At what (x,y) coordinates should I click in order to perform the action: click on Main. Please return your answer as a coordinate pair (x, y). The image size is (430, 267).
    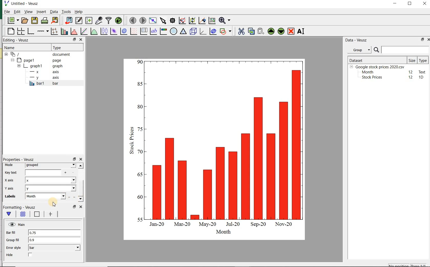
    Looking at the image, I should click on (17, 224).